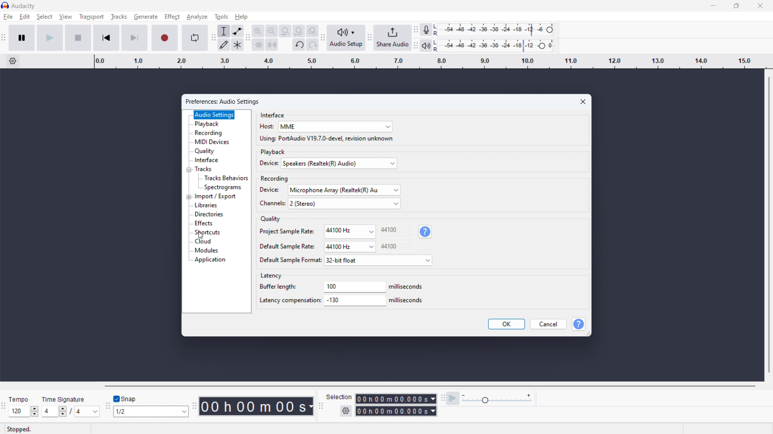 This screenshot has height=434, width=773. Describe the element at coordinates (63, 411) in the screenshot. I see `Increase/Decrease time signature` at that location.